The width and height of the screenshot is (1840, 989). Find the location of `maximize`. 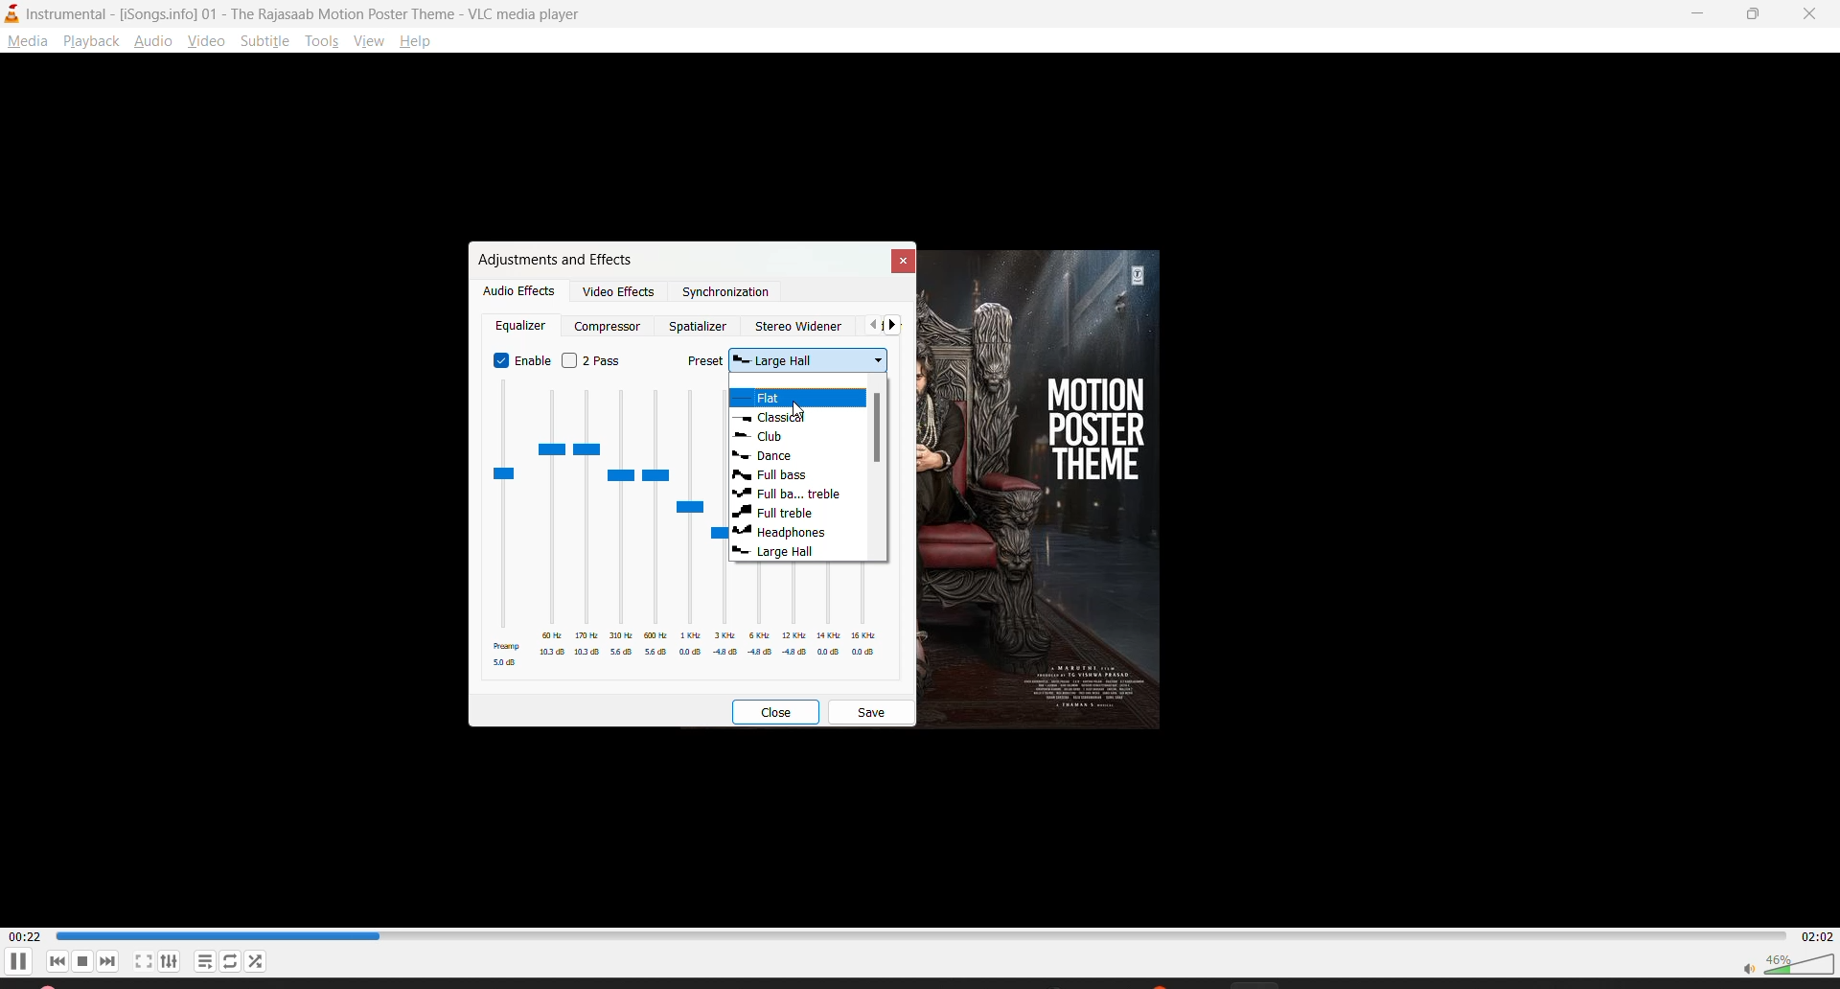

maximize is located at coordinates (1759, 15).